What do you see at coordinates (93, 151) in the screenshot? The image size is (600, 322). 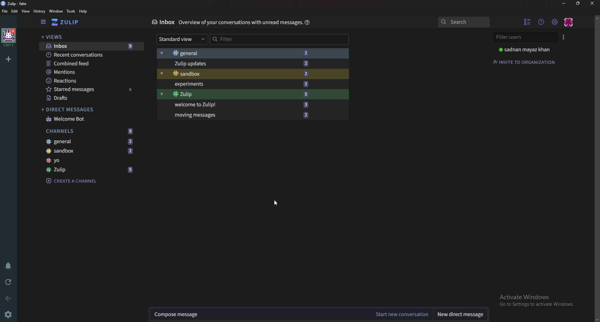 I see `Sandbox` at bounding box center [93, 151].